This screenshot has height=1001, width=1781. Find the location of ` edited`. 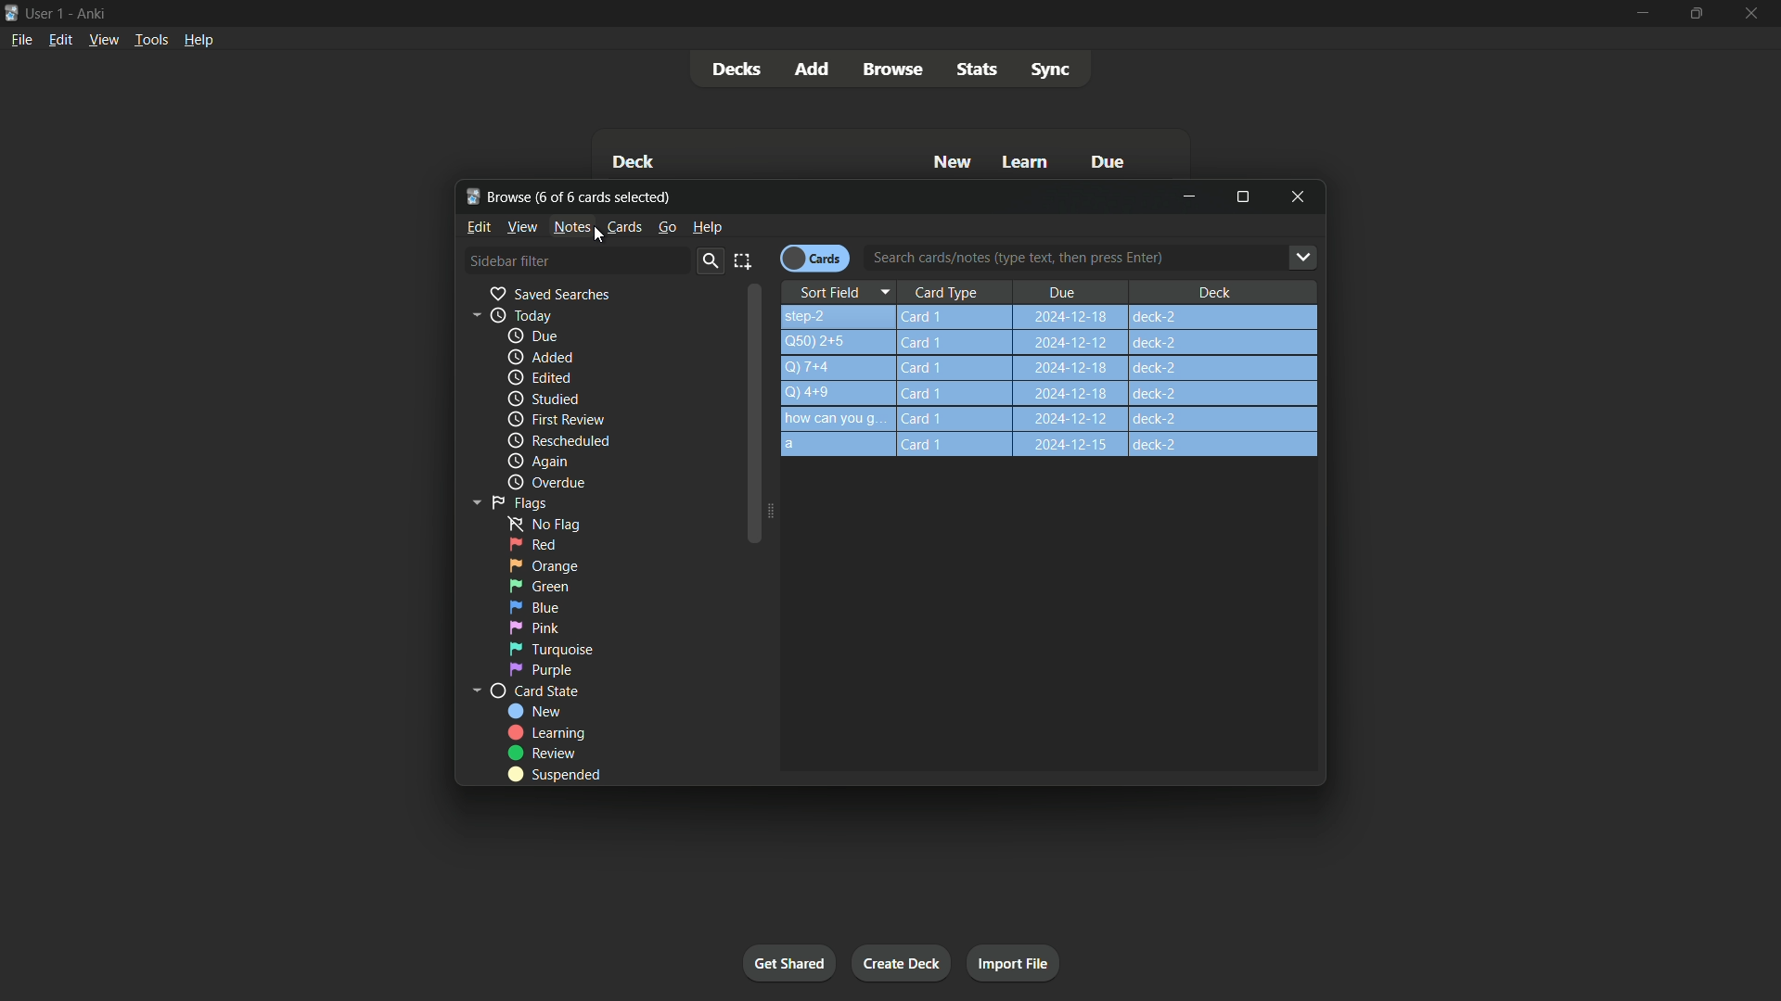

 edited is located at coordinates (538, 376).